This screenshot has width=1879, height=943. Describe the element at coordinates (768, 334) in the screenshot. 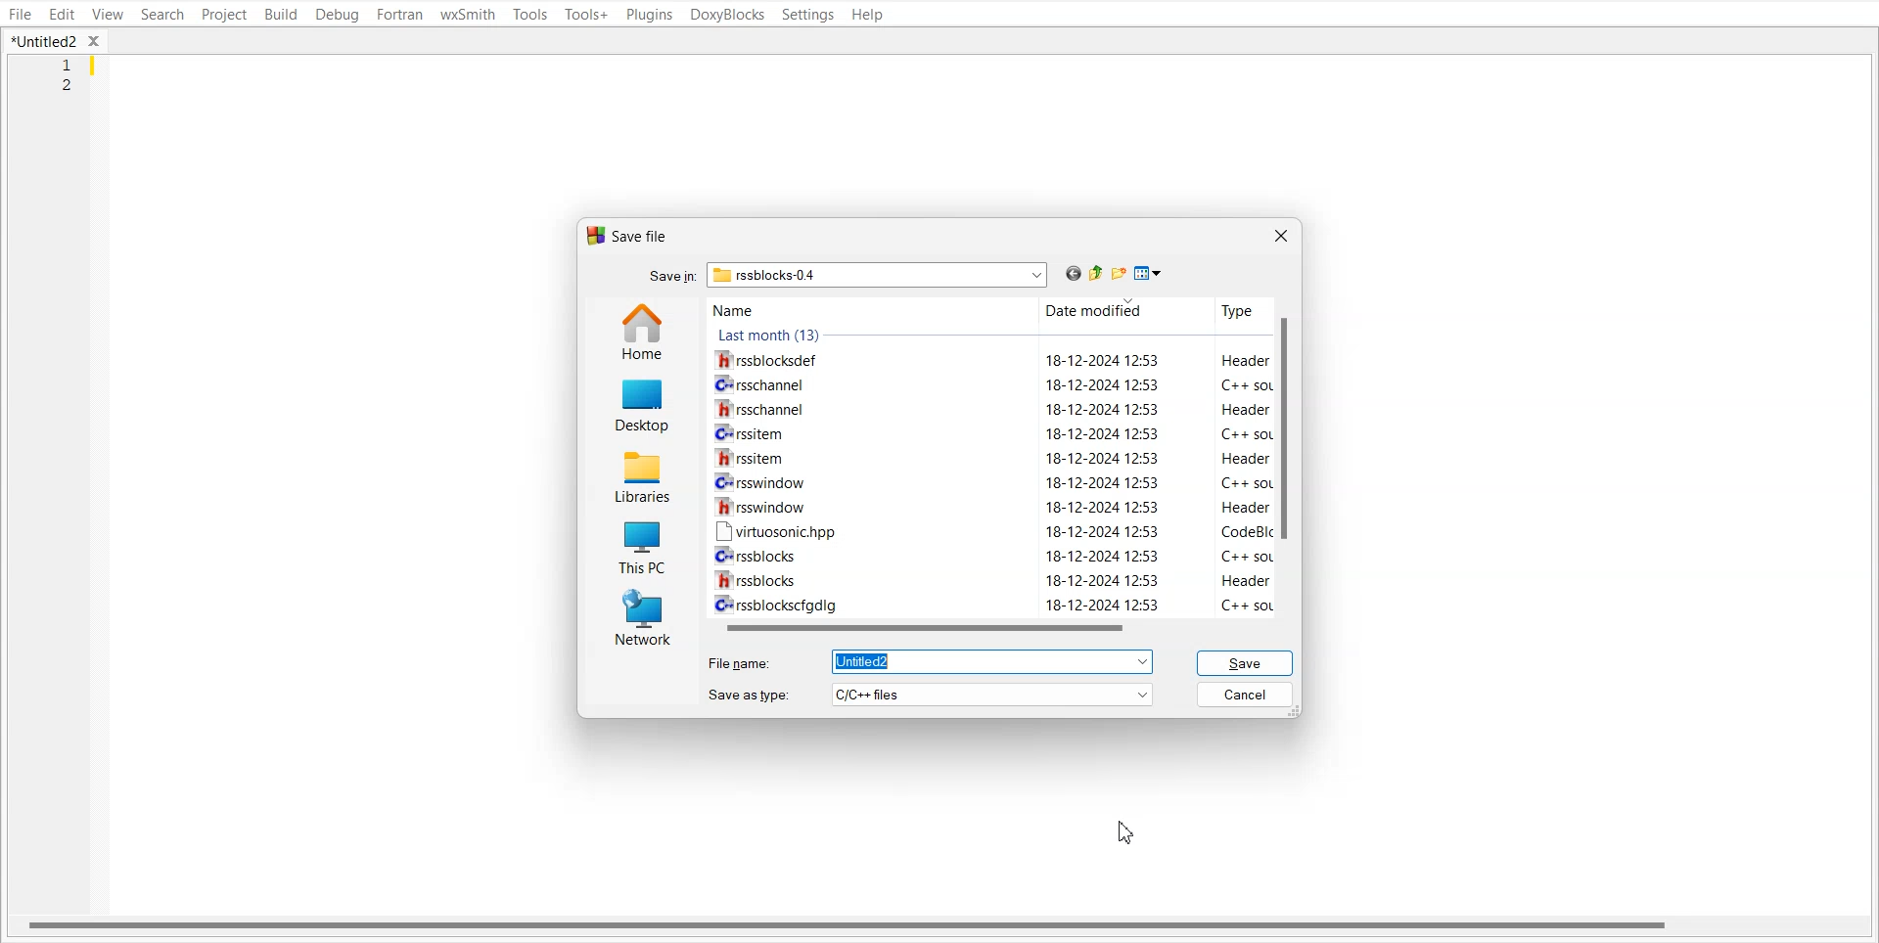

I see `Text` at that location.